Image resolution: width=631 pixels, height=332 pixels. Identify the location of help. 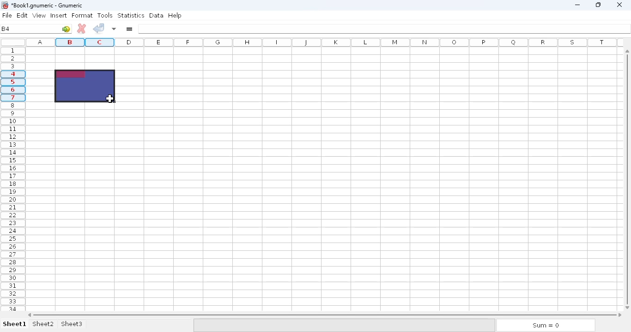
(175, 16).